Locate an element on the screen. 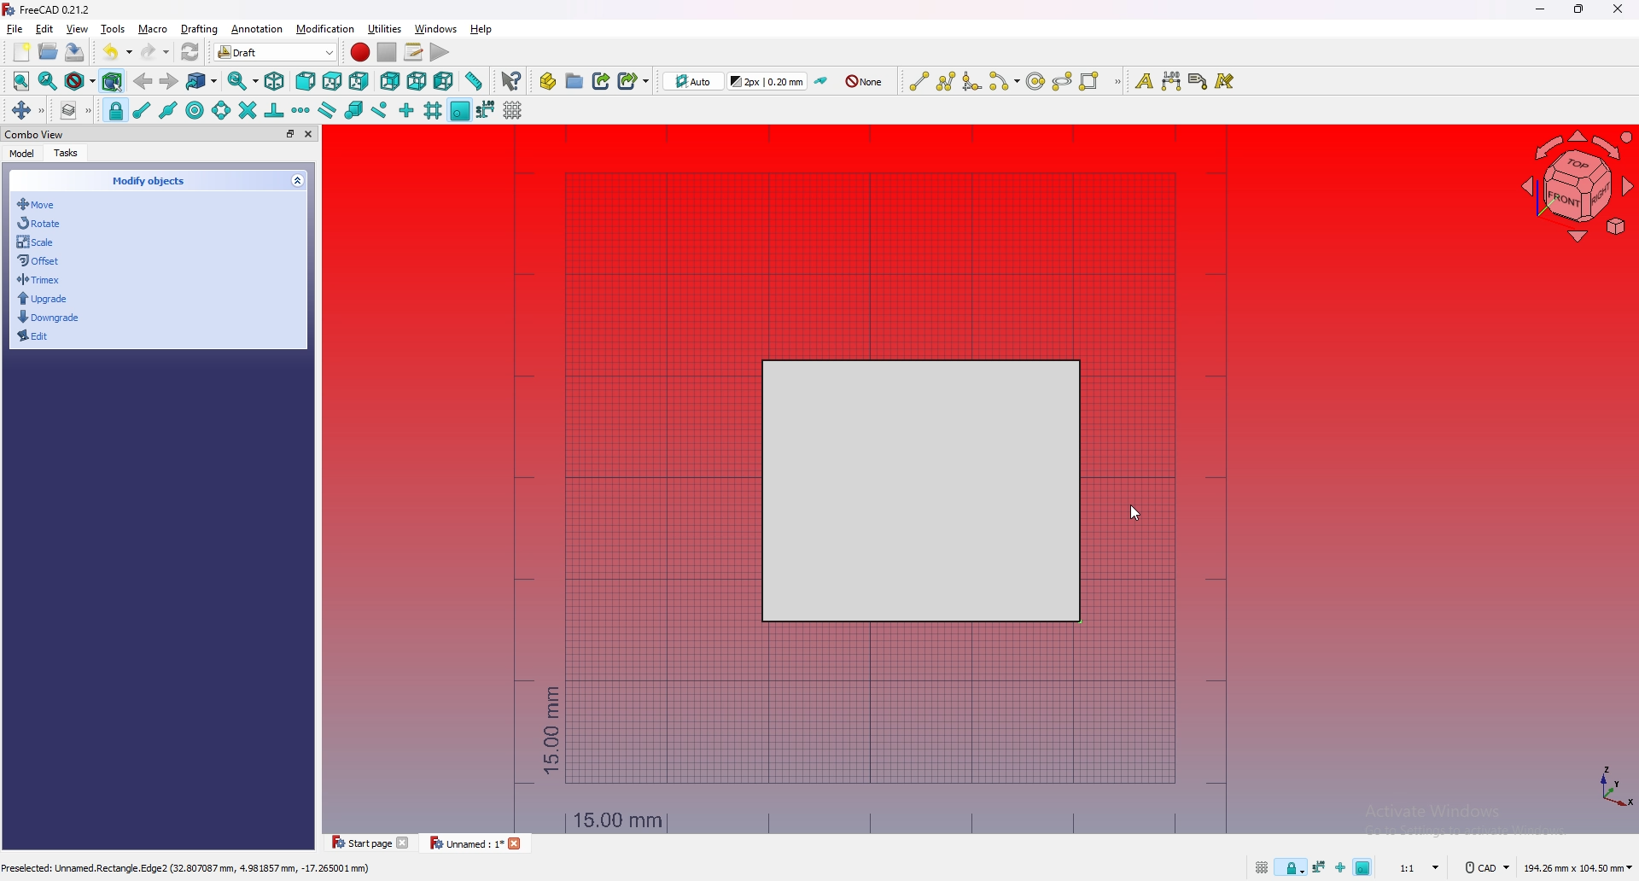 This screenshot has height=881, width=1639. Preselected: Unnamed.Rectangle.Edge2 (32.807087 mm, 4.981857 mm, -17.265001 mm) is located at coordinates (189, 868).